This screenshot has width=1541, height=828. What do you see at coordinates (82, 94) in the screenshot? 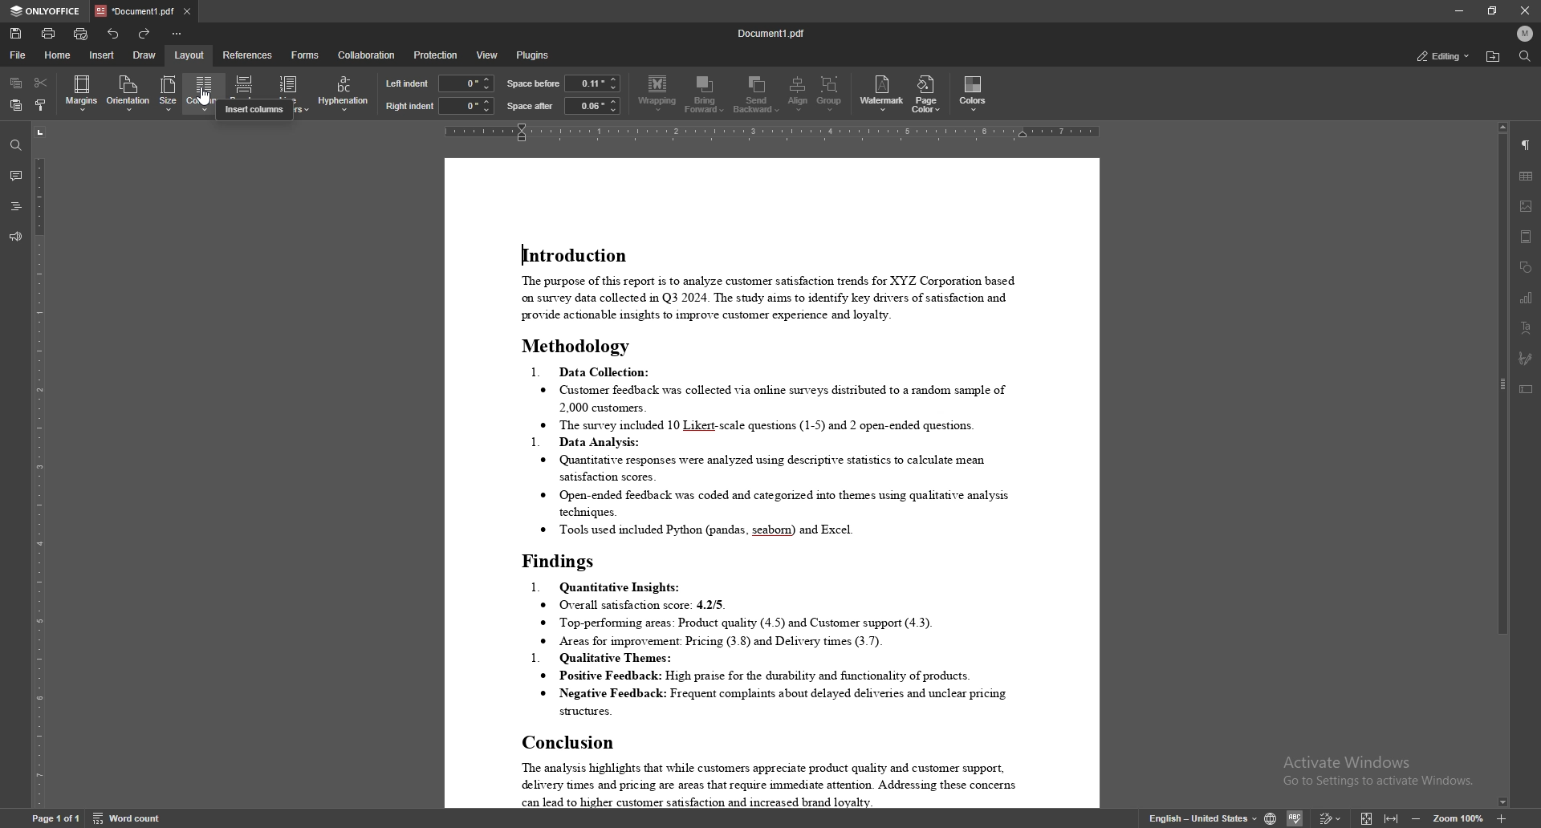
I see `margins` at bounding box center [82, 94].